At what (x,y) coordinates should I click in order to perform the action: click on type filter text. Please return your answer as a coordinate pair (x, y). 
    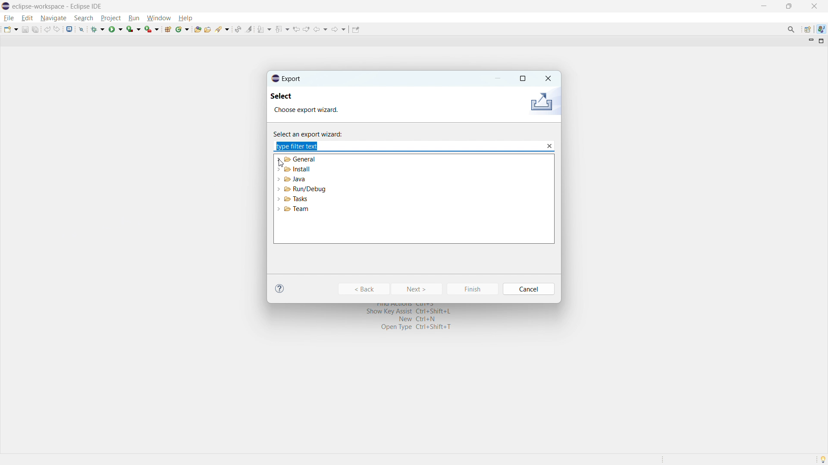
    Looking at the image, I should click on (300, 146).